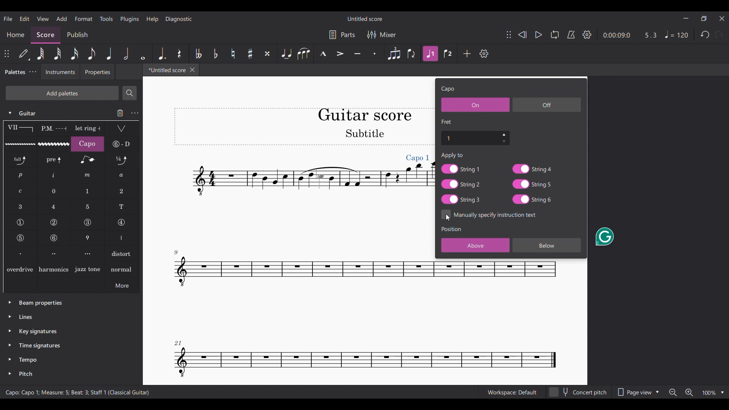 The width and height of the screenshot is (729, 410). I want to click on Current ratio, so click(651, 35).